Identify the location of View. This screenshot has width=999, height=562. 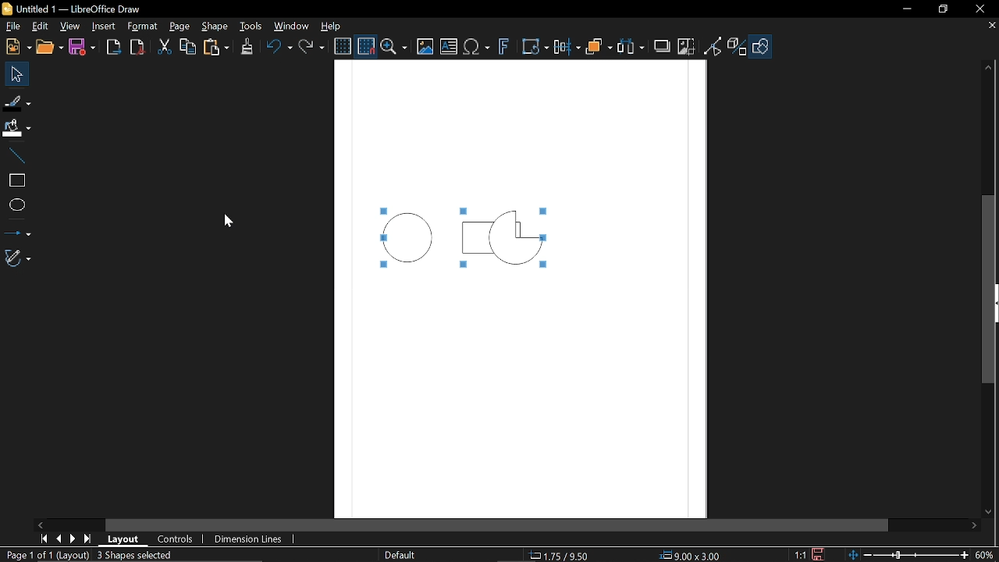
(68, 27).